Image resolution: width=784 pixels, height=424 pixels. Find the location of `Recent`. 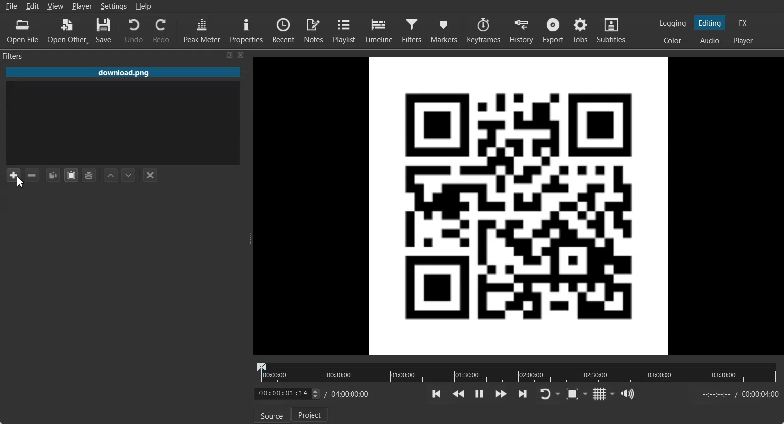

Recent is located at coordinates (283, 30).